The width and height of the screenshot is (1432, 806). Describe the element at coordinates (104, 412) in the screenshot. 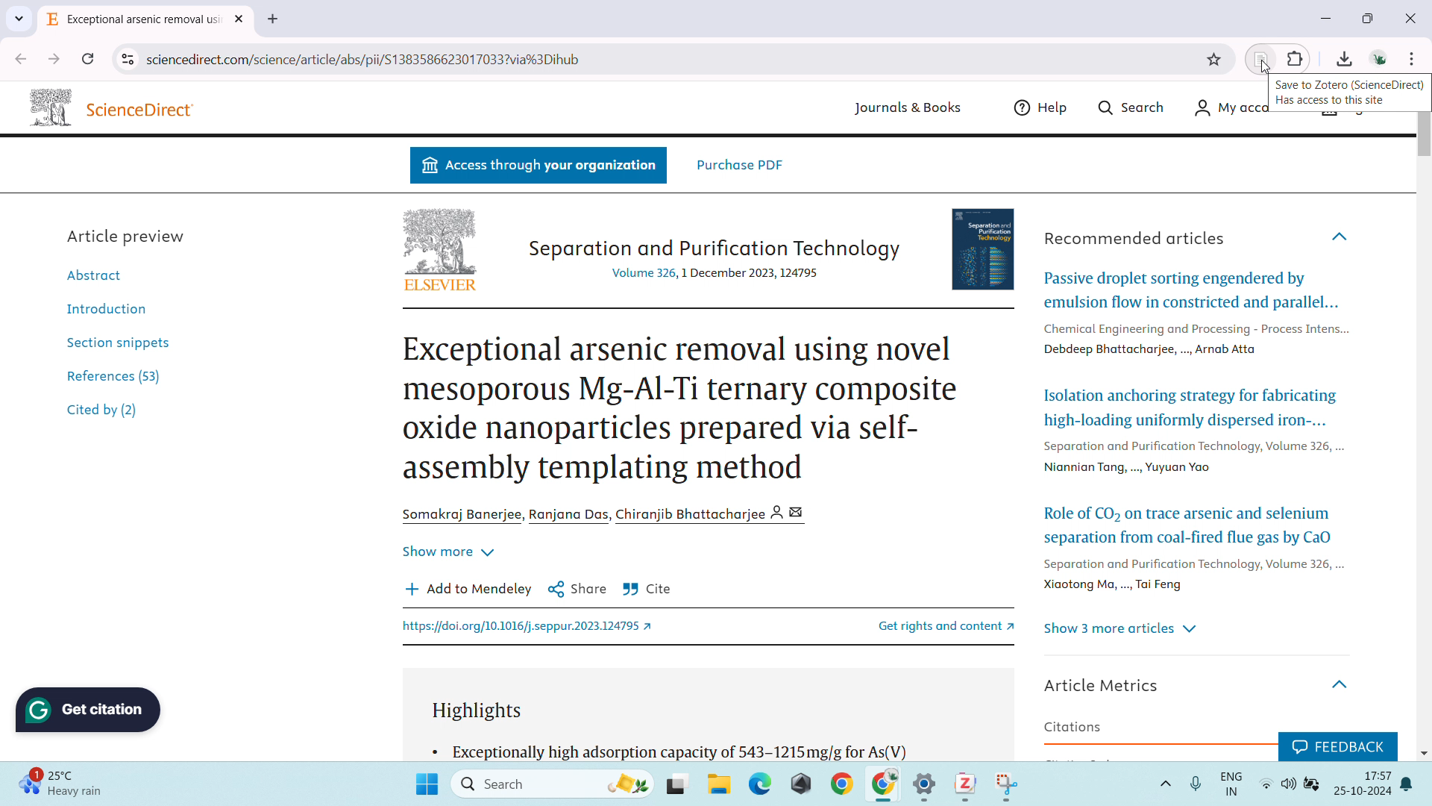

I see `Cited by (2)` at that location.